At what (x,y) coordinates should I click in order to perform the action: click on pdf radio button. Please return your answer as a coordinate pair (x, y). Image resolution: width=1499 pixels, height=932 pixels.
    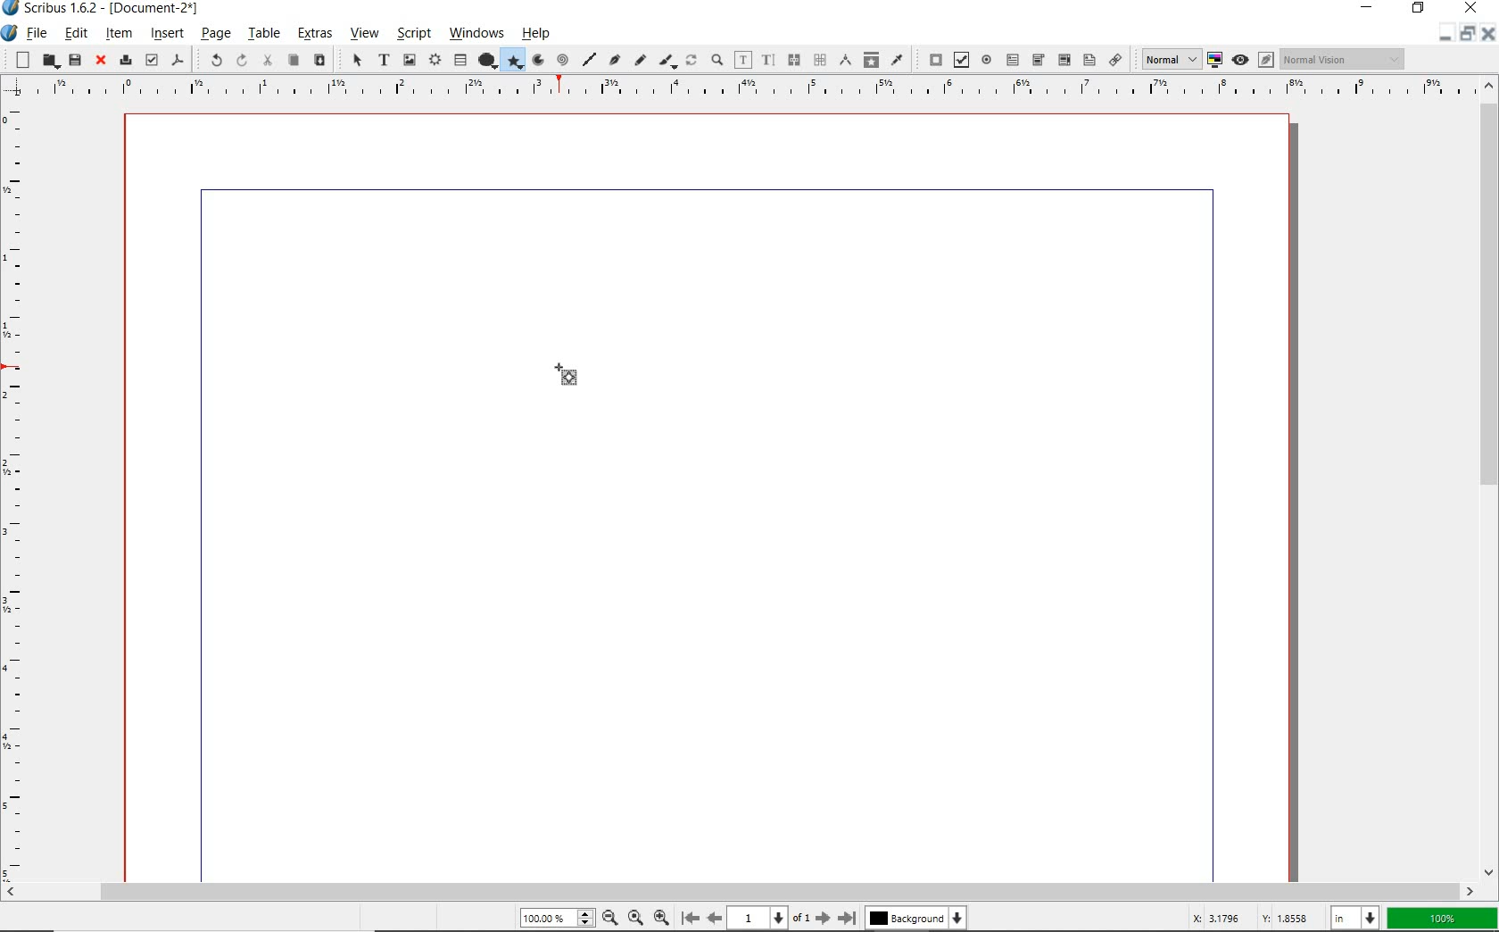
    Looking at the image, I should click on (988, 60).